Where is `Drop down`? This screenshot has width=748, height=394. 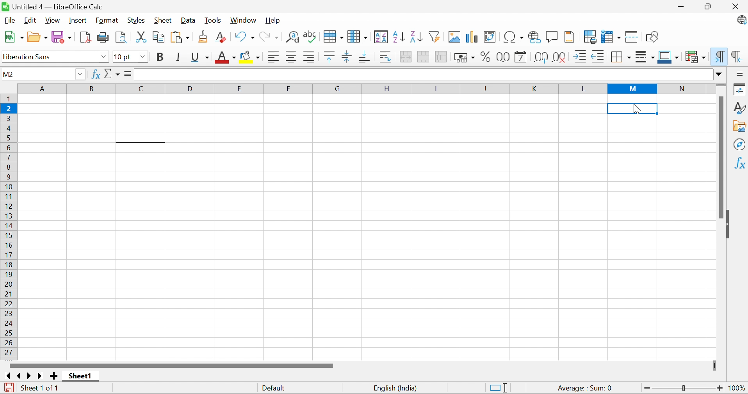 Drop down is located at coordinates (80, 75).